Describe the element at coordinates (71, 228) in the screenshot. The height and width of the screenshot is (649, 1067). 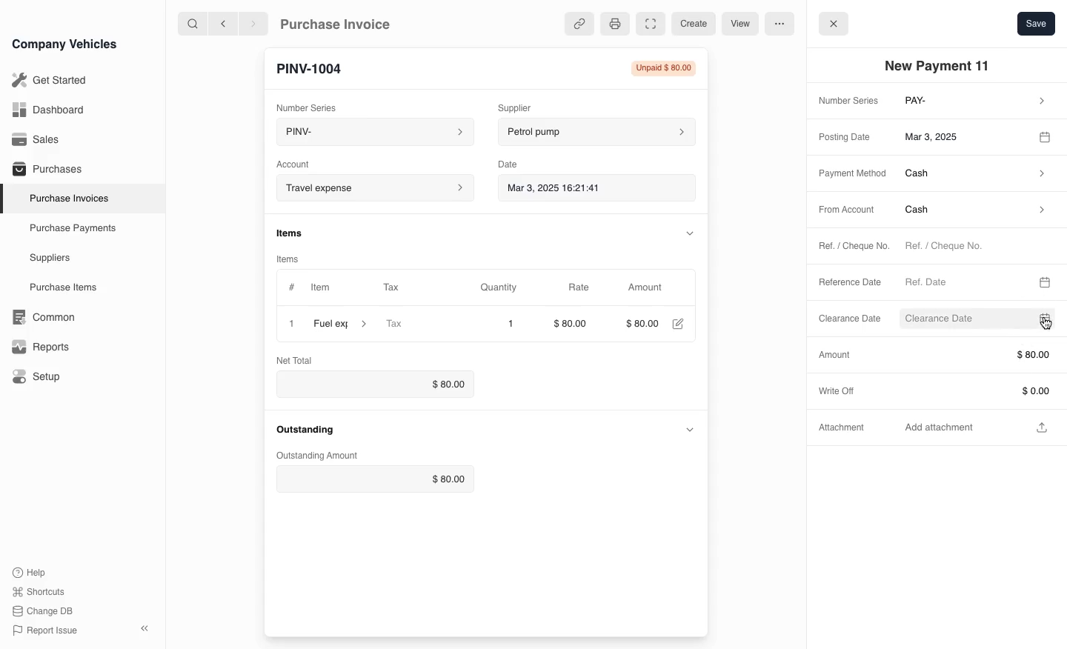
I see `Purchase Payments` at that location.